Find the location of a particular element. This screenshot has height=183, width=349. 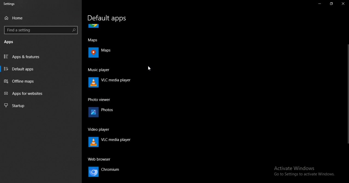

maps is located at coordinates (101, 46).